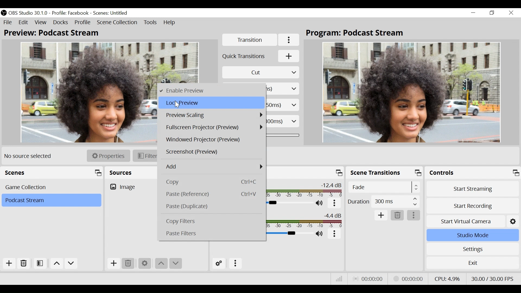 This screenshot has width=521, height=293. I want to click on Move down, so click(72, 263).